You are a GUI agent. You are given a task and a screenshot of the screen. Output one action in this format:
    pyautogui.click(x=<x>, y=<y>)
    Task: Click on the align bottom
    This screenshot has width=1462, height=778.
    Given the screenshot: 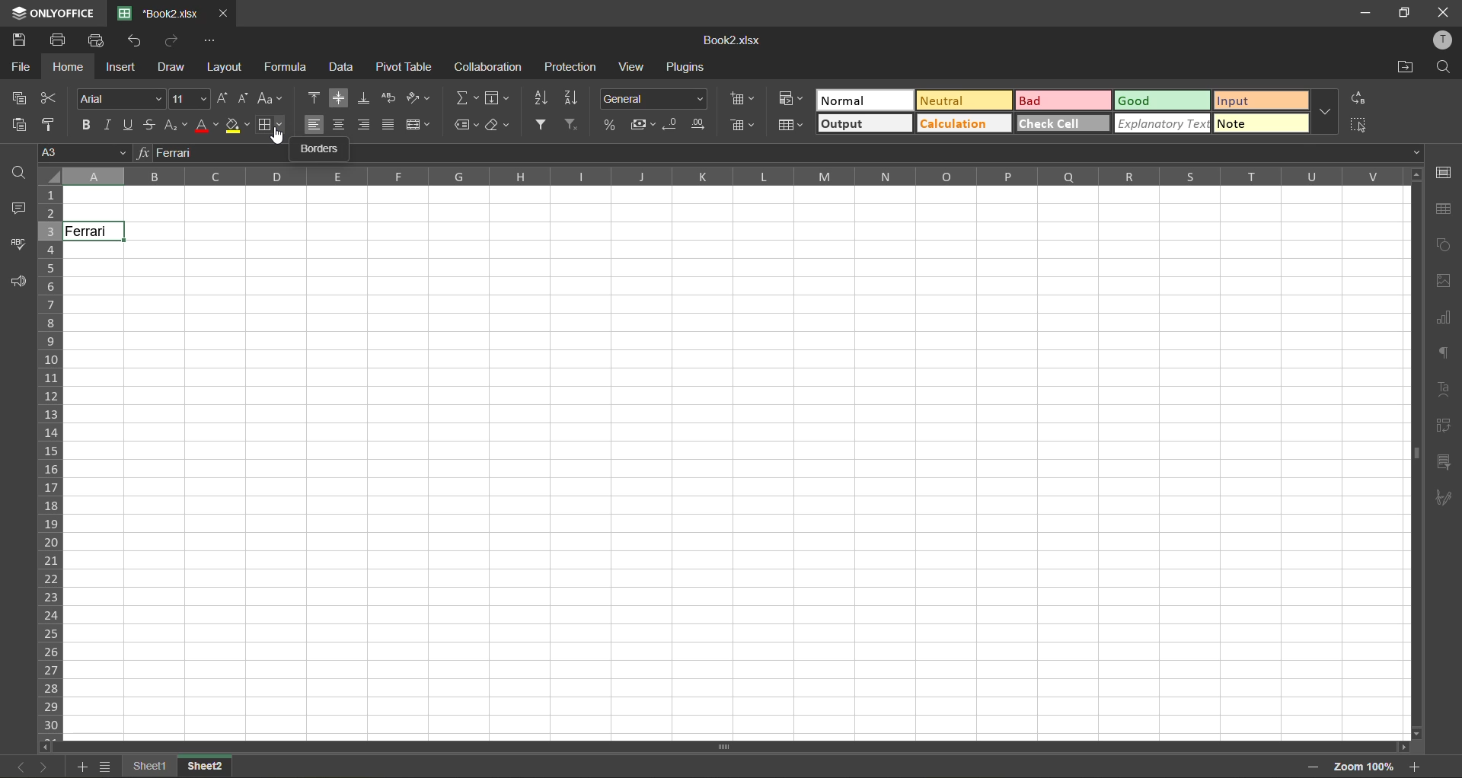 What is the action you would take?
    pyautogui.click(x=365, y=98)
    